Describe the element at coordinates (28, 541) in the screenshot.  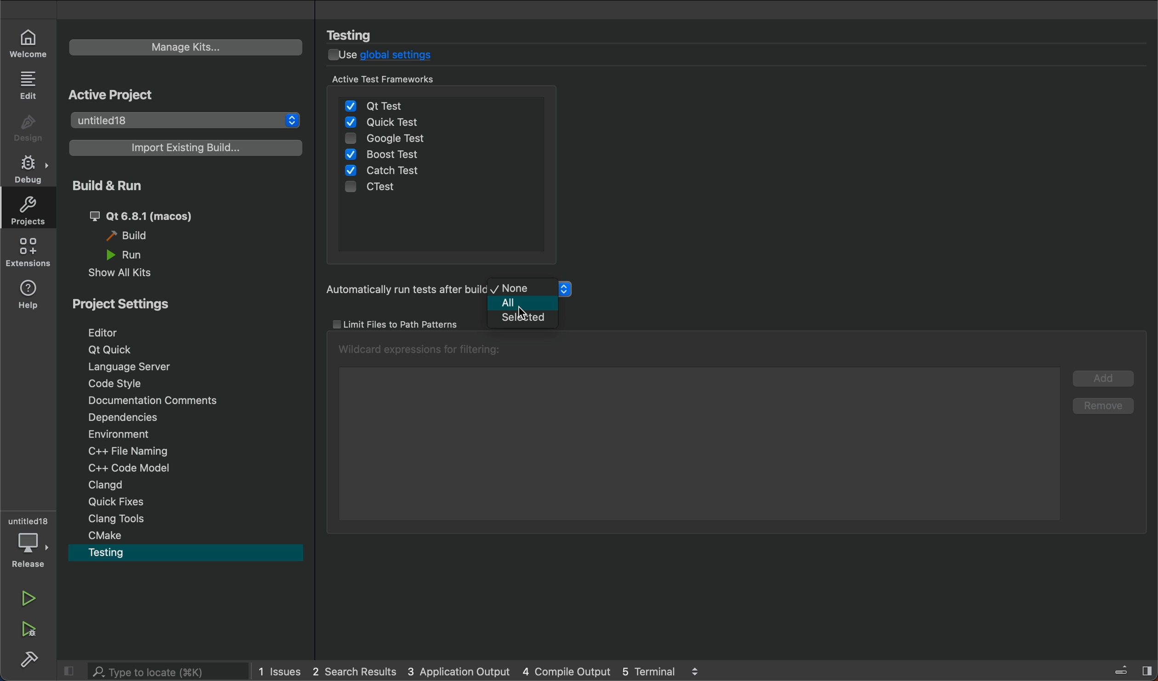
I see `debug` at that location.